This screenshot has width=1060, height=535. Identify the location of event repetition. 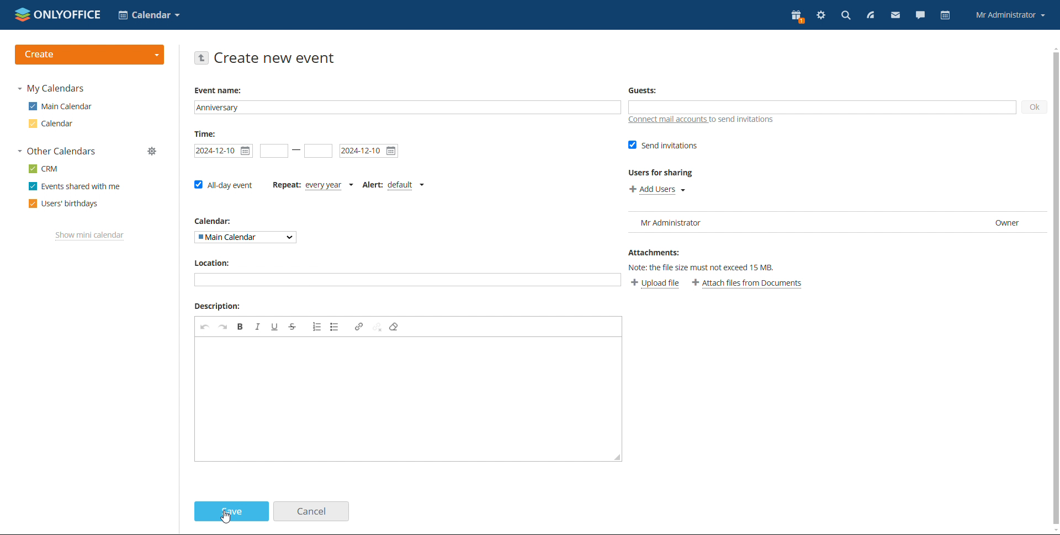
(304, 185).